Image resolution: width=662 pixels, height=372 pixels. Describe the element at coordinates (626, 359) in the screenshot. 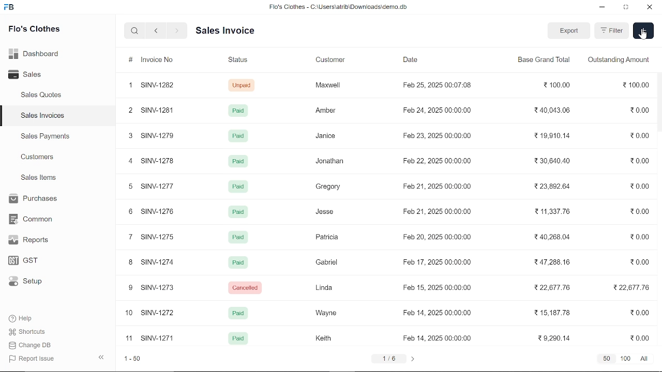

I see `100` at that location.